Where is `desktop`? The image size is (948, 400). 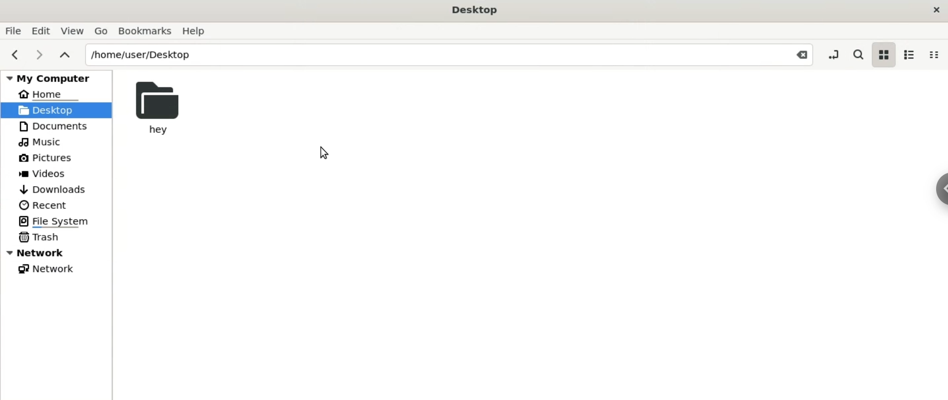 desktop is located at coordinates (56, 110).